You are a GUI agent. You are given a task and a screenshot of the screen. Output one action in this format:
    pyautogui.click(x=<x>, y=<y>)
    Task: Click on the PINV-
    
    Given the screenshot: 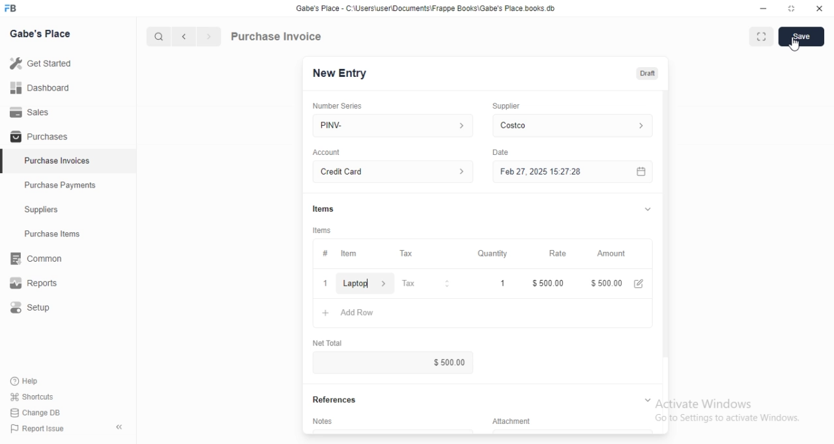 What is the action you would take?
    pyautogui.click(x=393, y=126)
    